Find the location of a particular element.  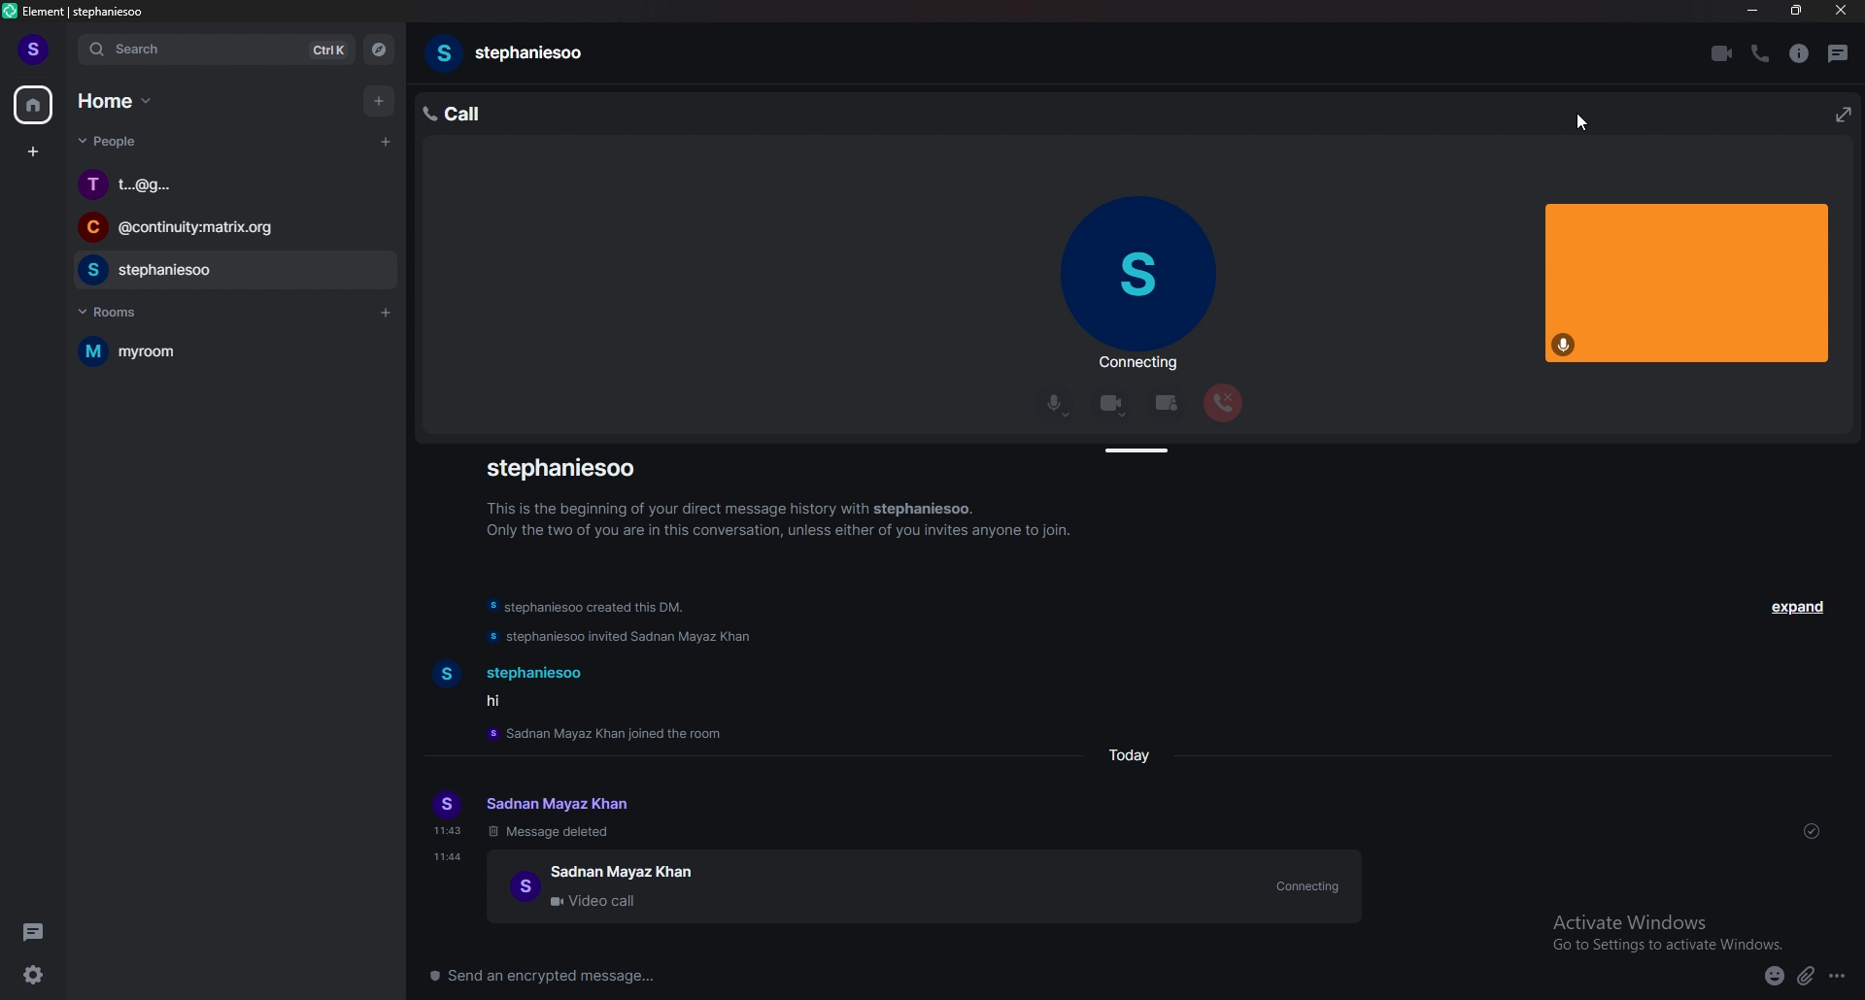

my video is located at coordinates (1687, 282).